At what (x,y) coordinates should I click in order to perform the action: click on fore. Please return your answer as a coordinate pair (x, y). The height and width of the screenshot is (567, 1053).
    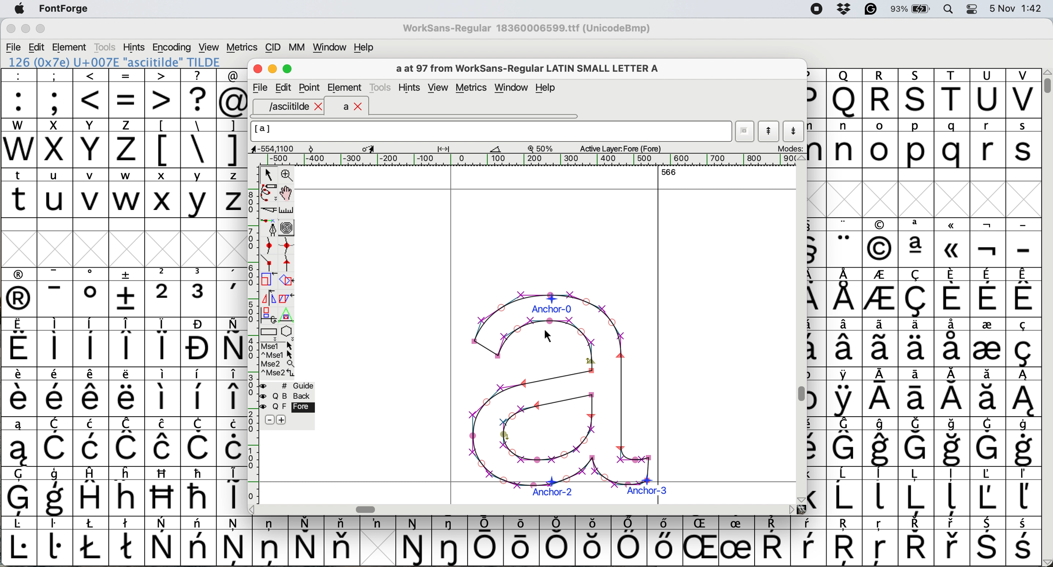
    Looking at the image, I should click on (288, 407).